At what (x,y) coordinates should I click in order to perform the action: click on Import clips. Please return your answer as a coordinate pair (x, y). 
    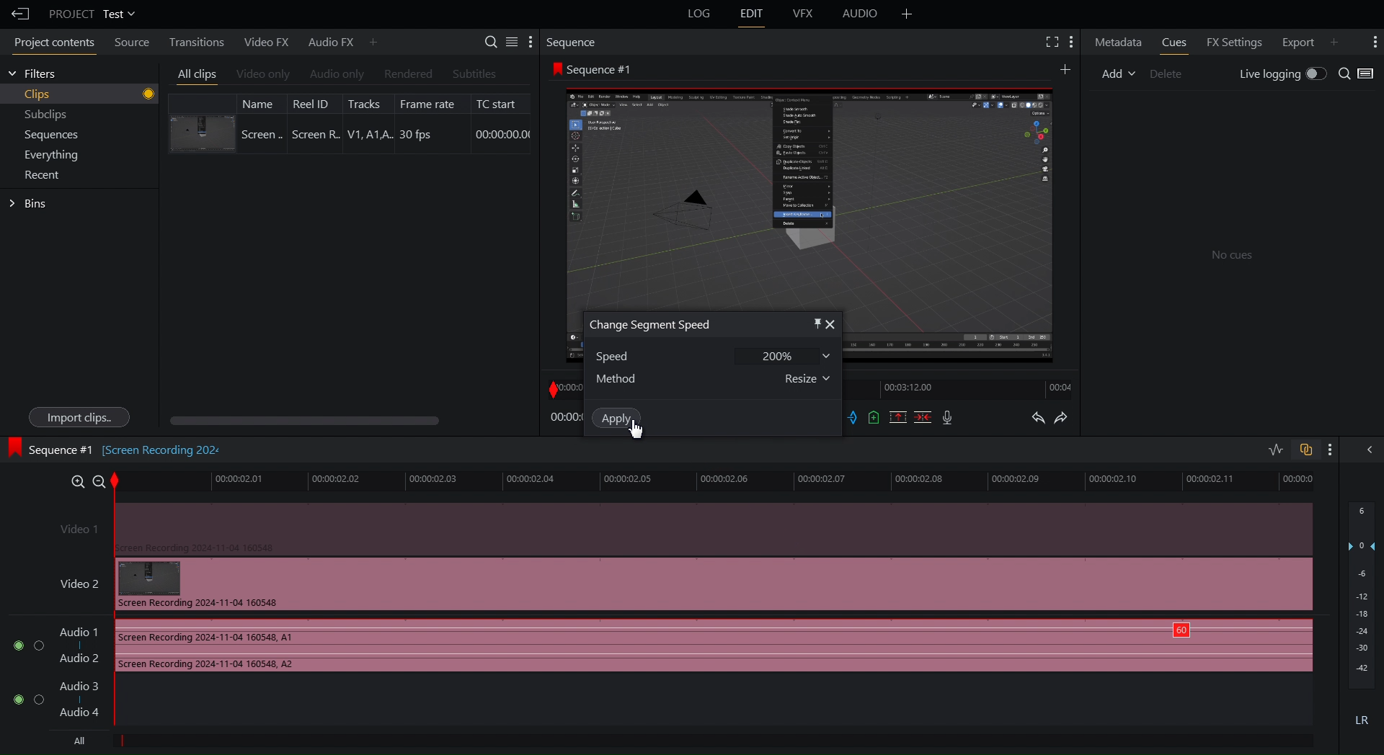
    Looking at the image, I should click on (78, 417).